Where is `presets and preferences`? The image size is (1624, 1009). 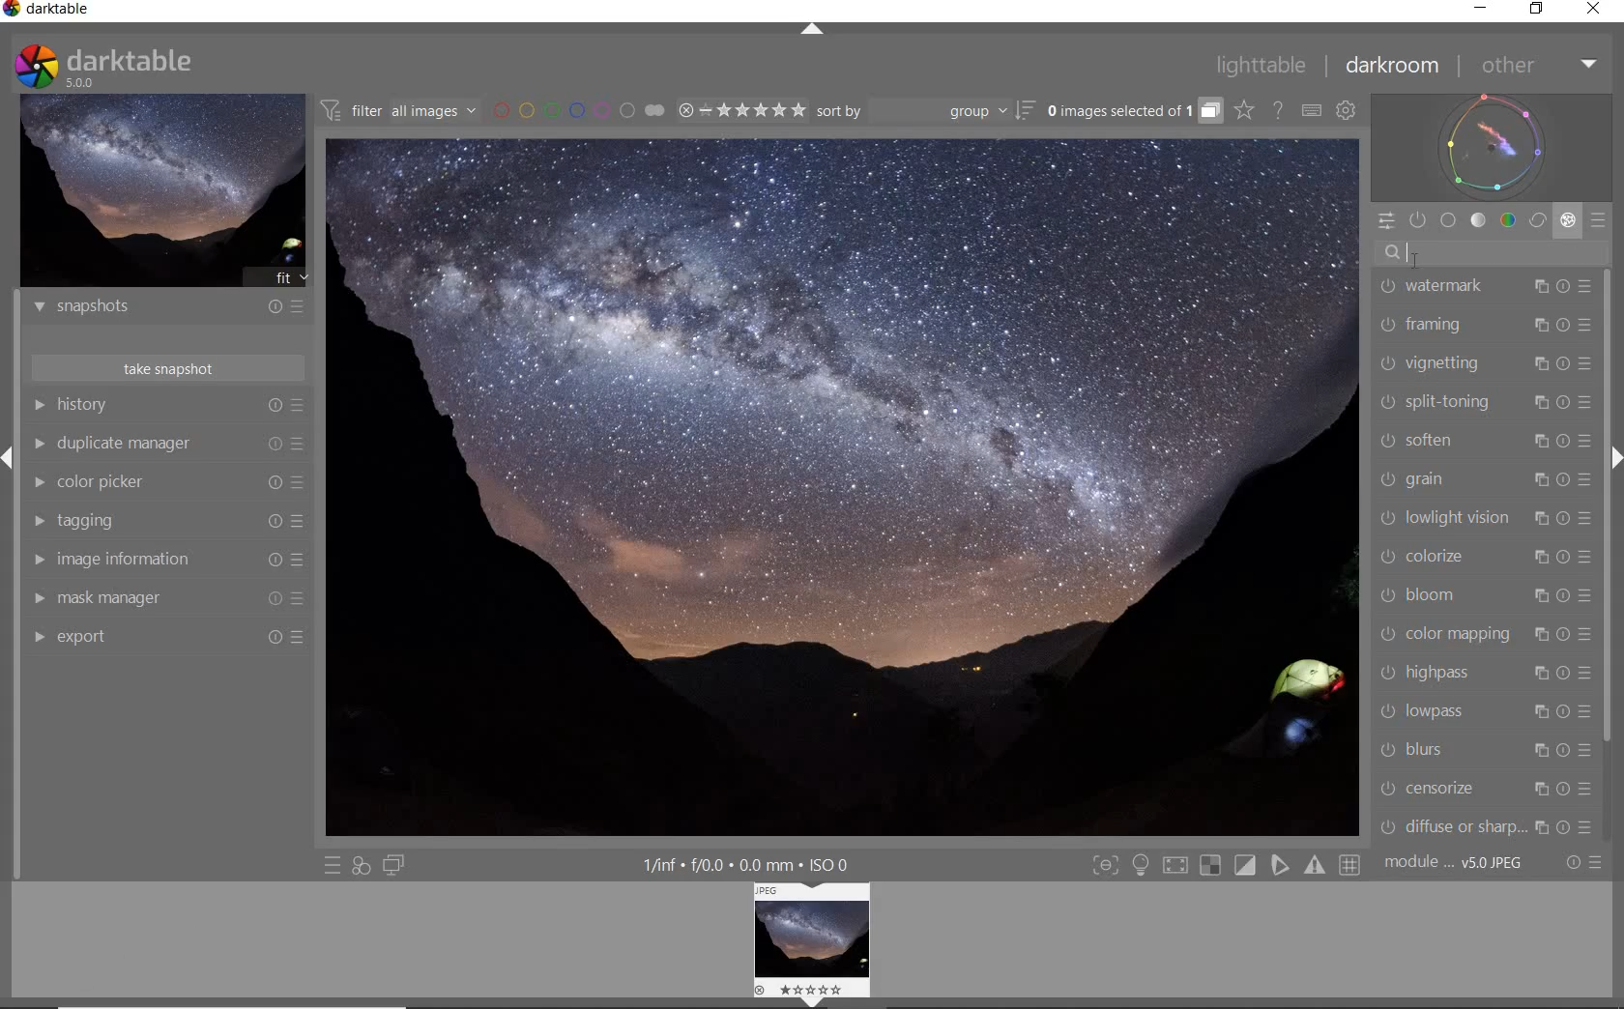 presets and preferences is located at coordinates (299, 405).